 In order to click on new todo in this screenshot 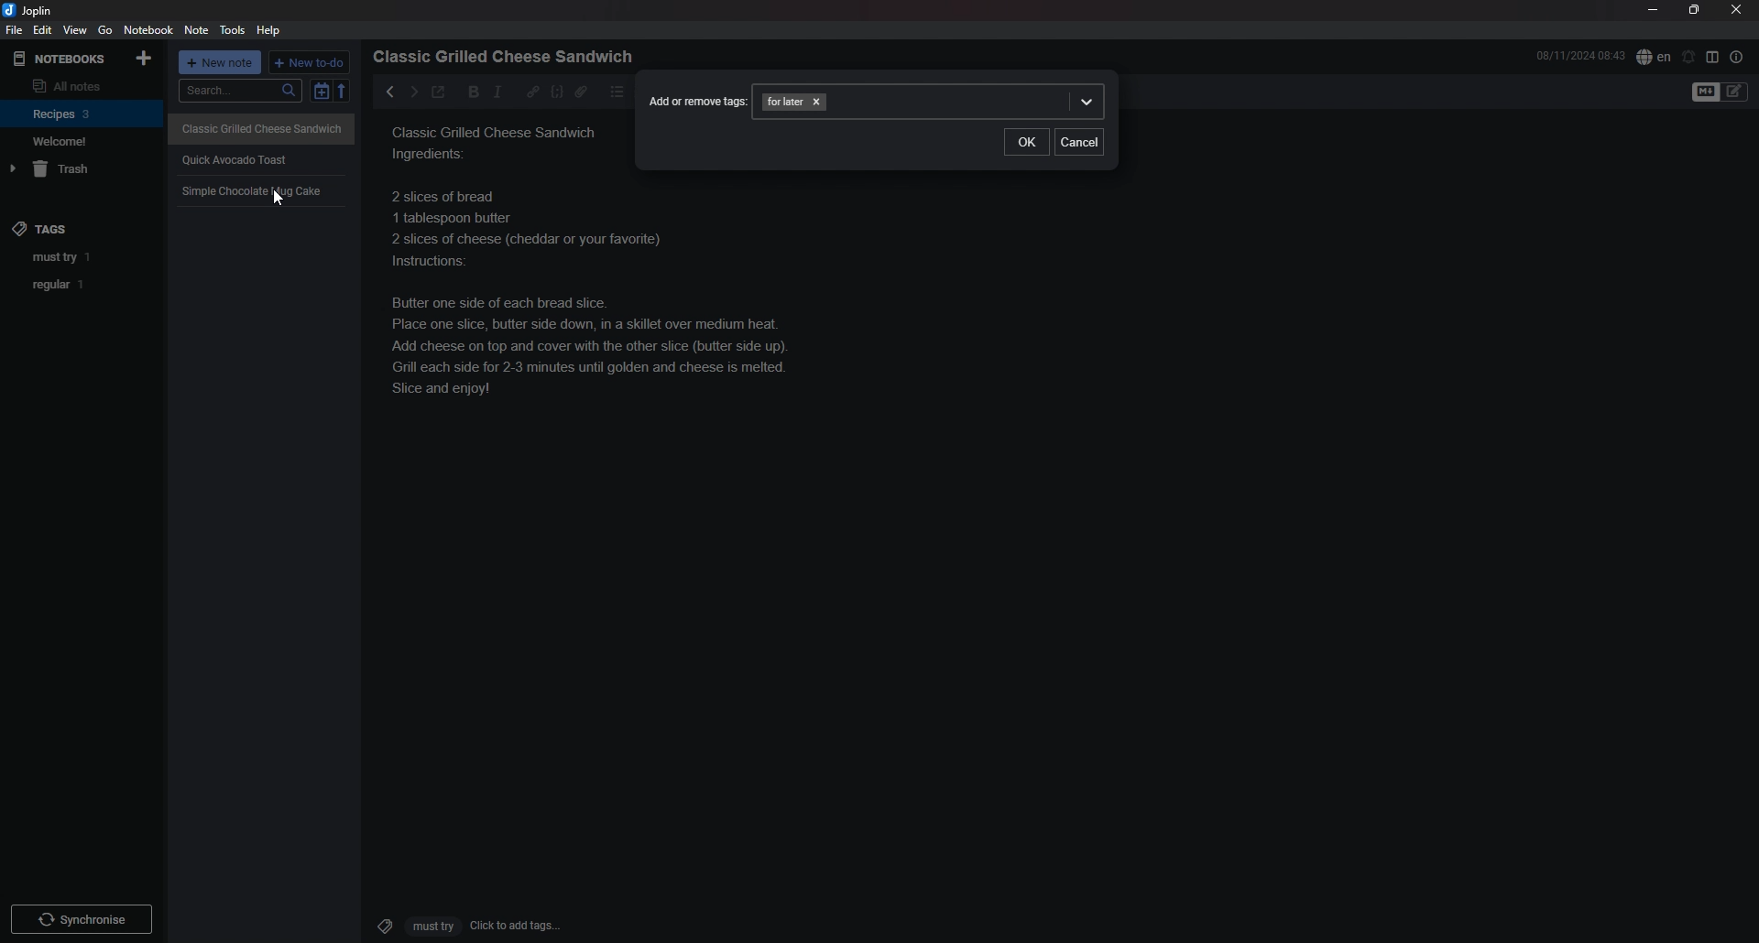, I will do `click(311, 62)`.